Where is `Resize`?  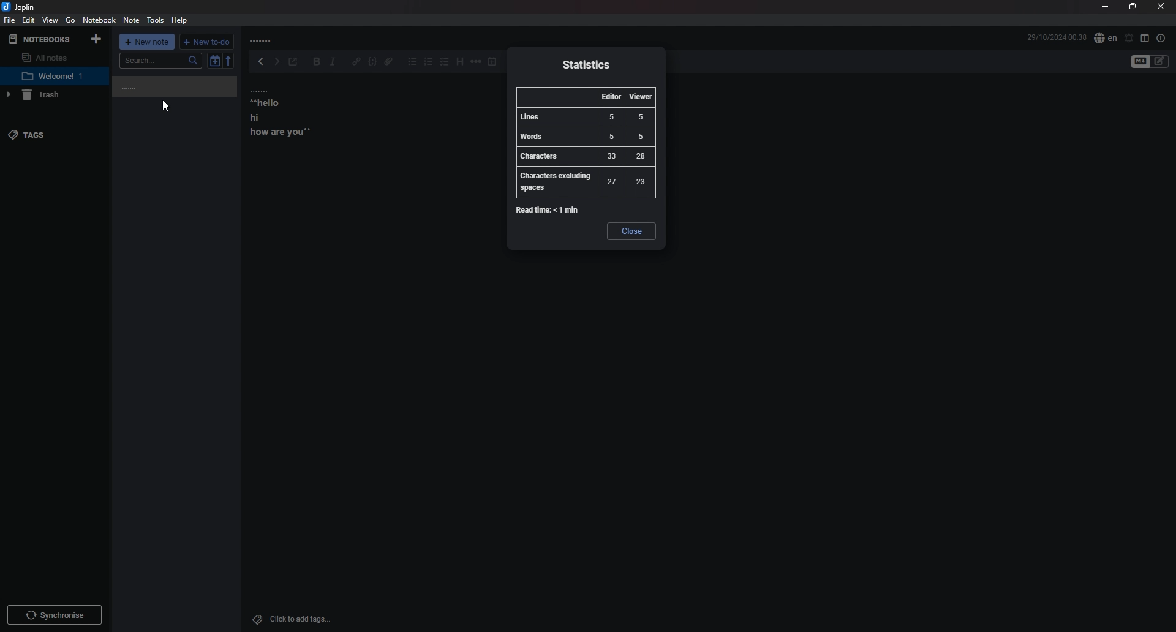 Resize is located at coordinates (1134, 6).